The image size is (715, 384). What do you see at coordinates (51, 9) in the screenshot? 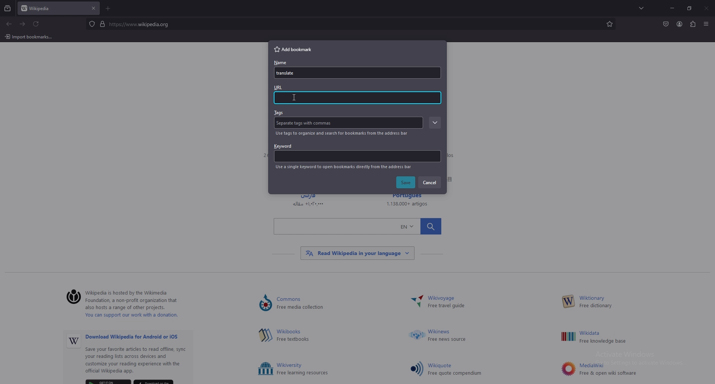
I see `tab` at bounding box center [51, 9].